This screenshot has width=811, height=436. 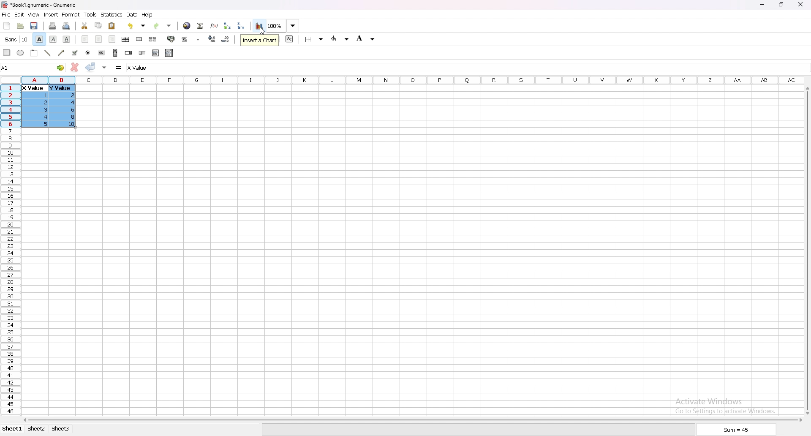 What do you see at coordinates (34, 26) in the screenshot?
I see `save` at bounding box center [34, 26].